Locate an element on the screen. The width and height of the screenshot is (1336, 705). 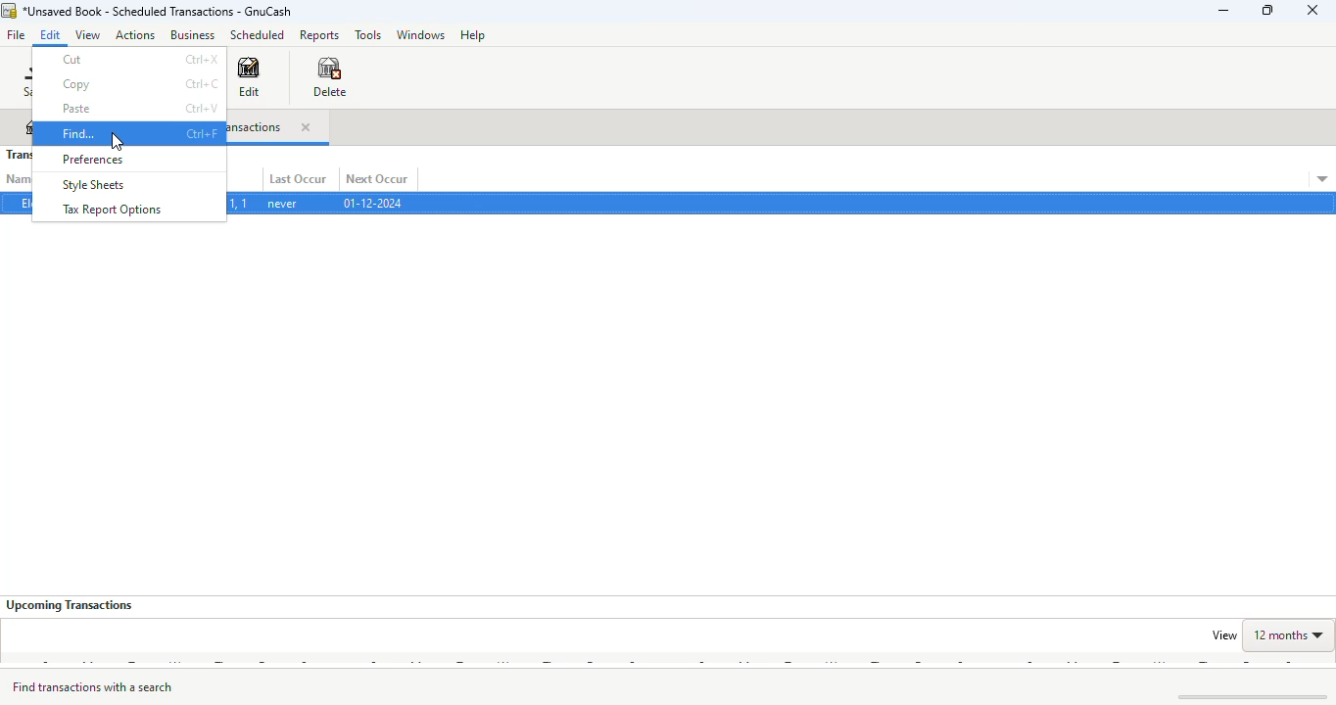
preferences is located at coordinates (92, 161).